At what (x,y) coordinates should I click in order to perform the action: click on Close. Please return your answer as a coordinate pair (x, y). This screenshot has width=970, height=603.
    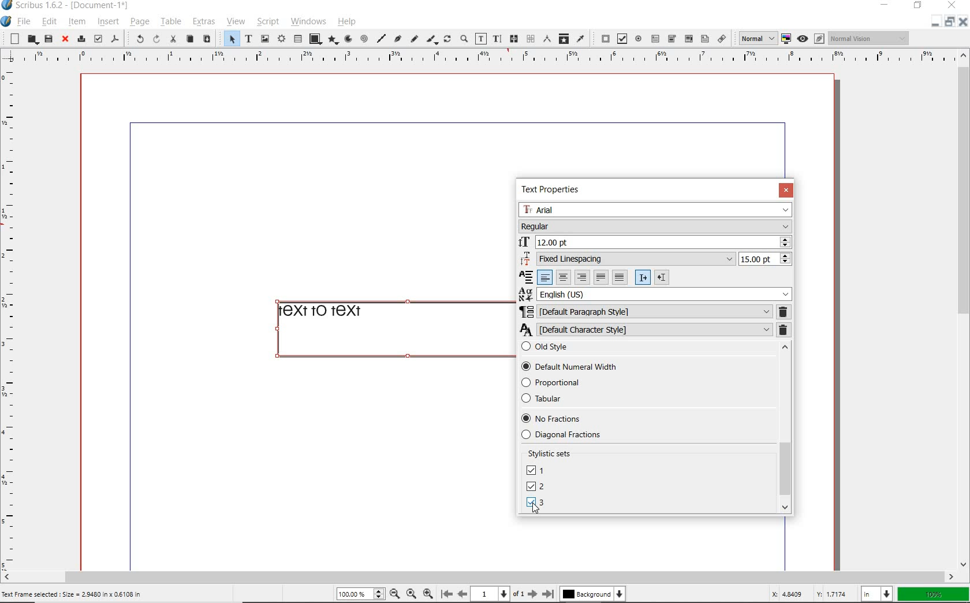
    Looking at the image, I should click on (962, 23).